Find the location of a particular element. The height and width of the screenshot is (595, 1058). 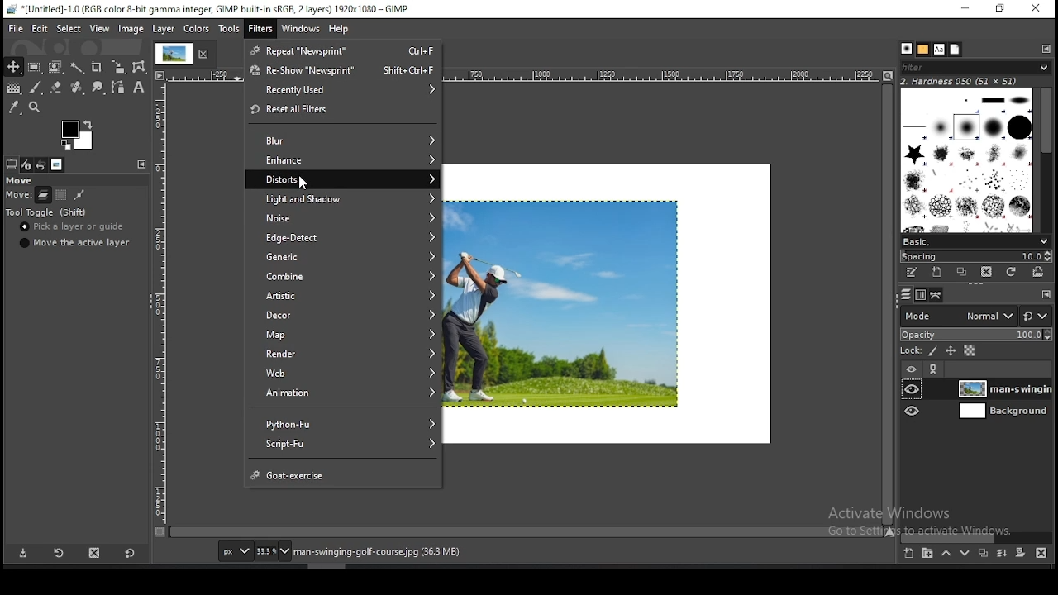

patterns is located at coordinates (923, 49).